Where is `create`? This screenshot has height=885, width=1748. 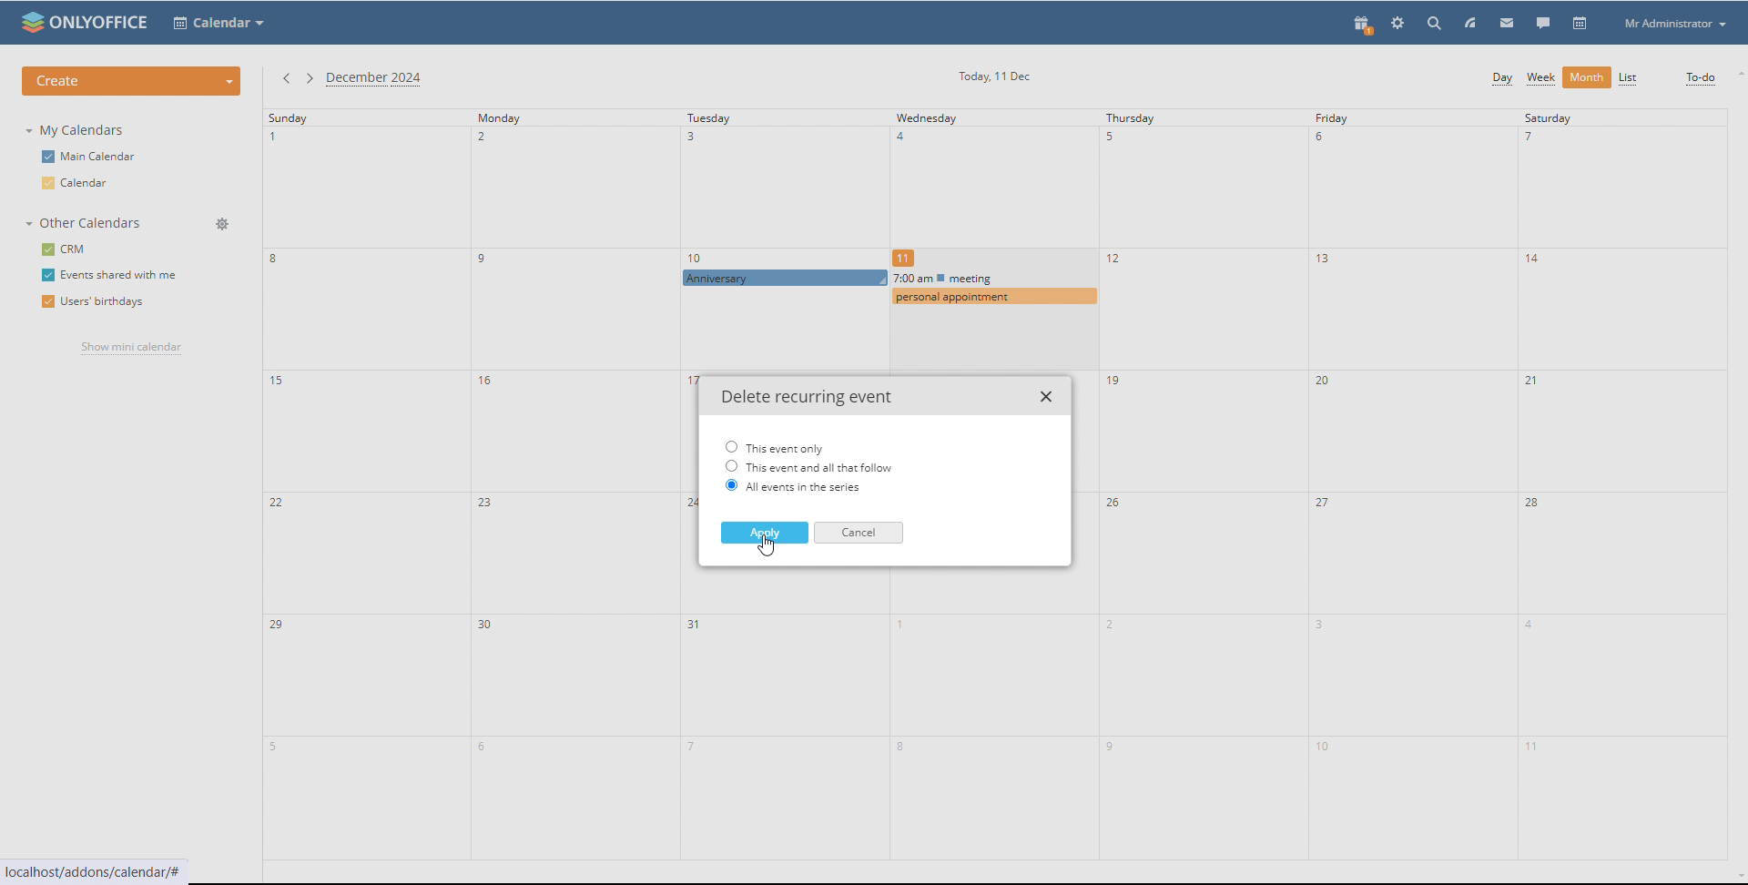 create is located at coordinates (131, 81).